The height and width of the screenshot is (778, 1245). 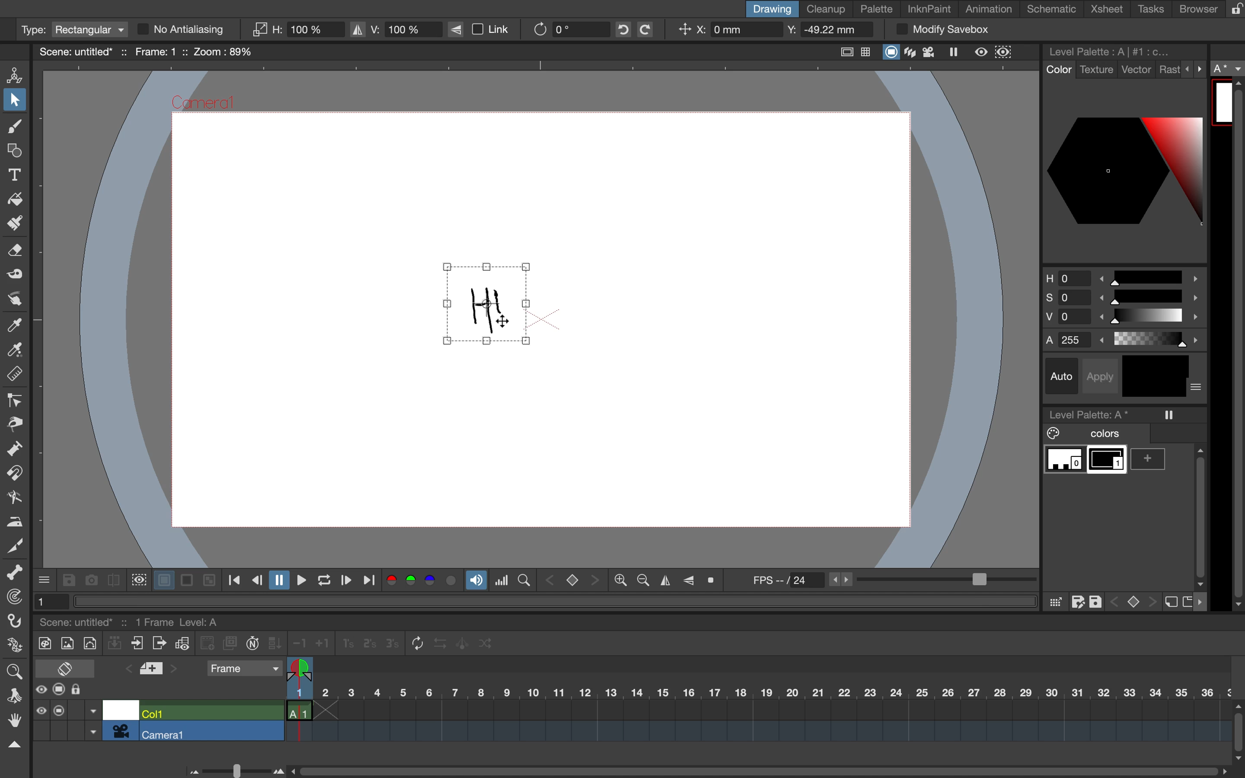 What do you see at coordinates (1124, 170) in the screenshot?
I see `color palettes` at bounding box center [1124, 170].